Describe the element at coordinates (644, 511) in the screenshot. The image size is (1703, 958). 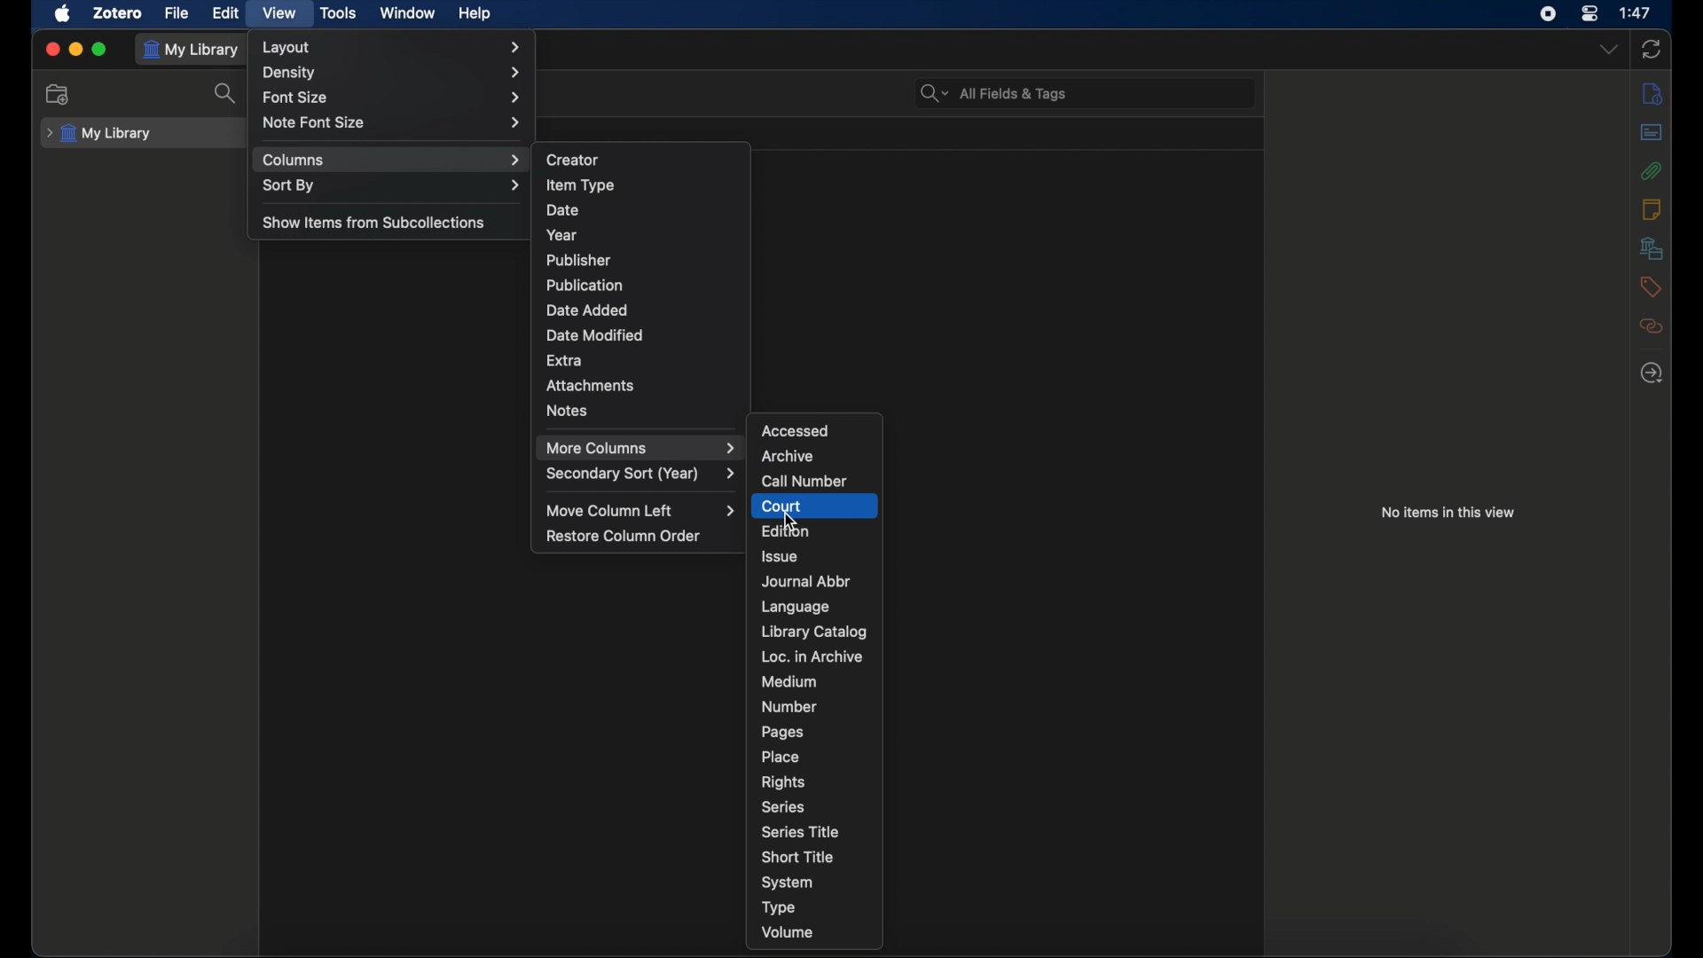
I see `move column left` at that location.